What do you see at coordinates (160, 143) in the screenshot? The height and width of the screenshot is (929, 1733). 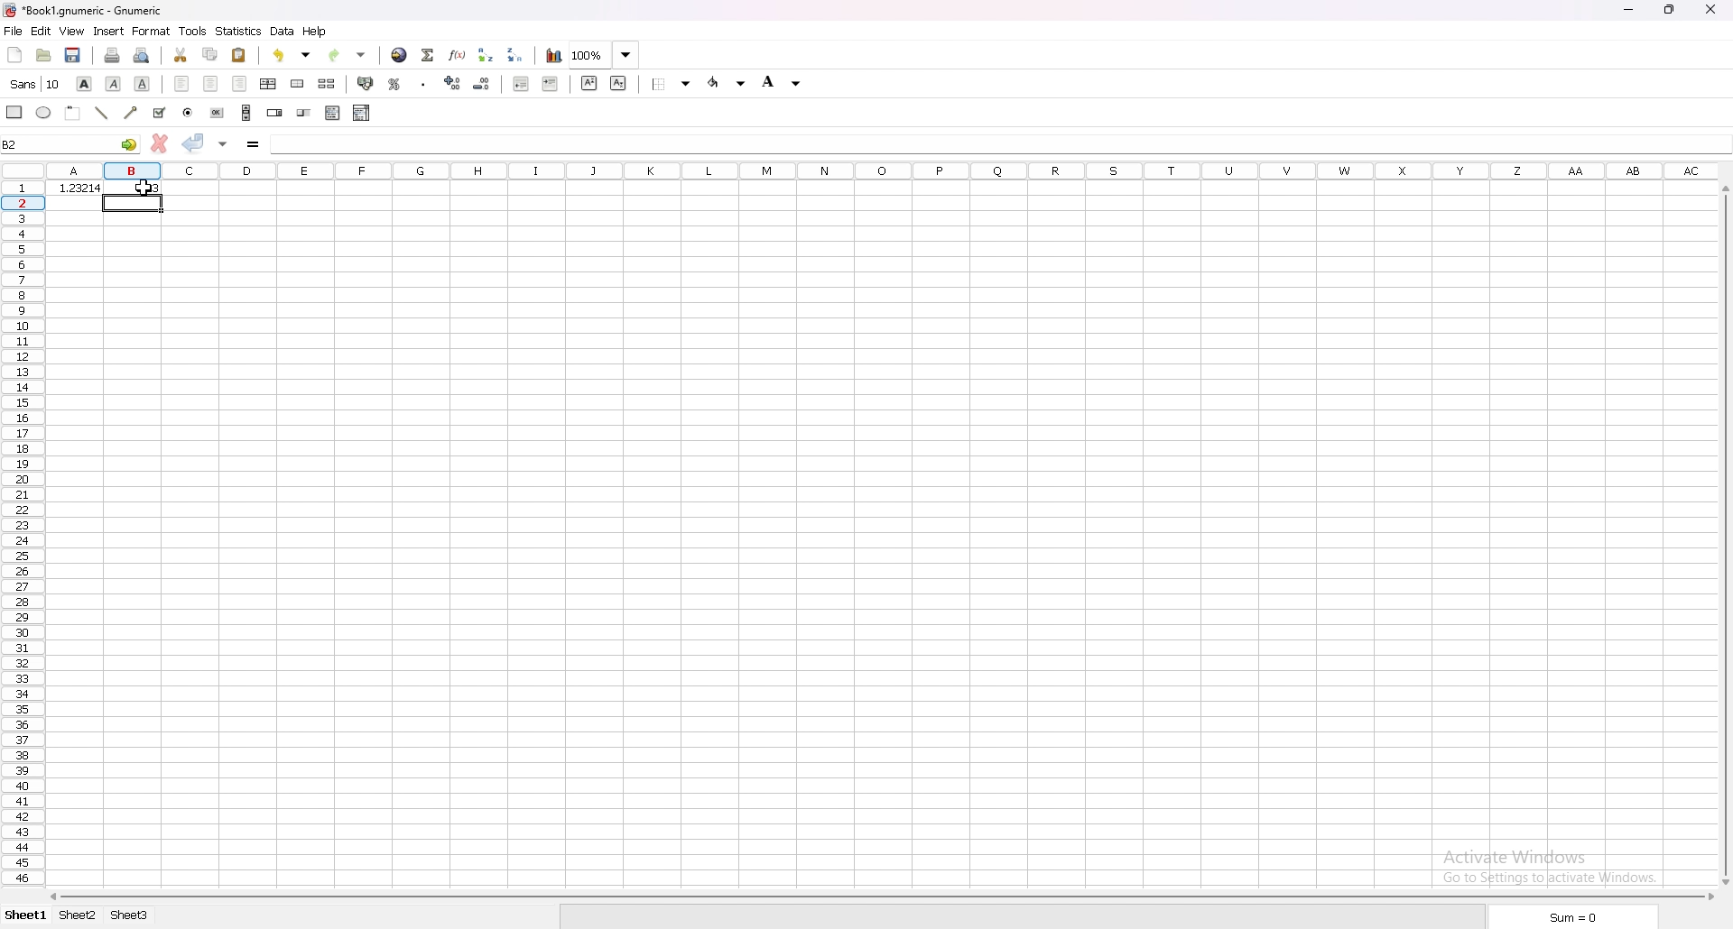 I see `cancel changes` at bounding box center [160, 143].